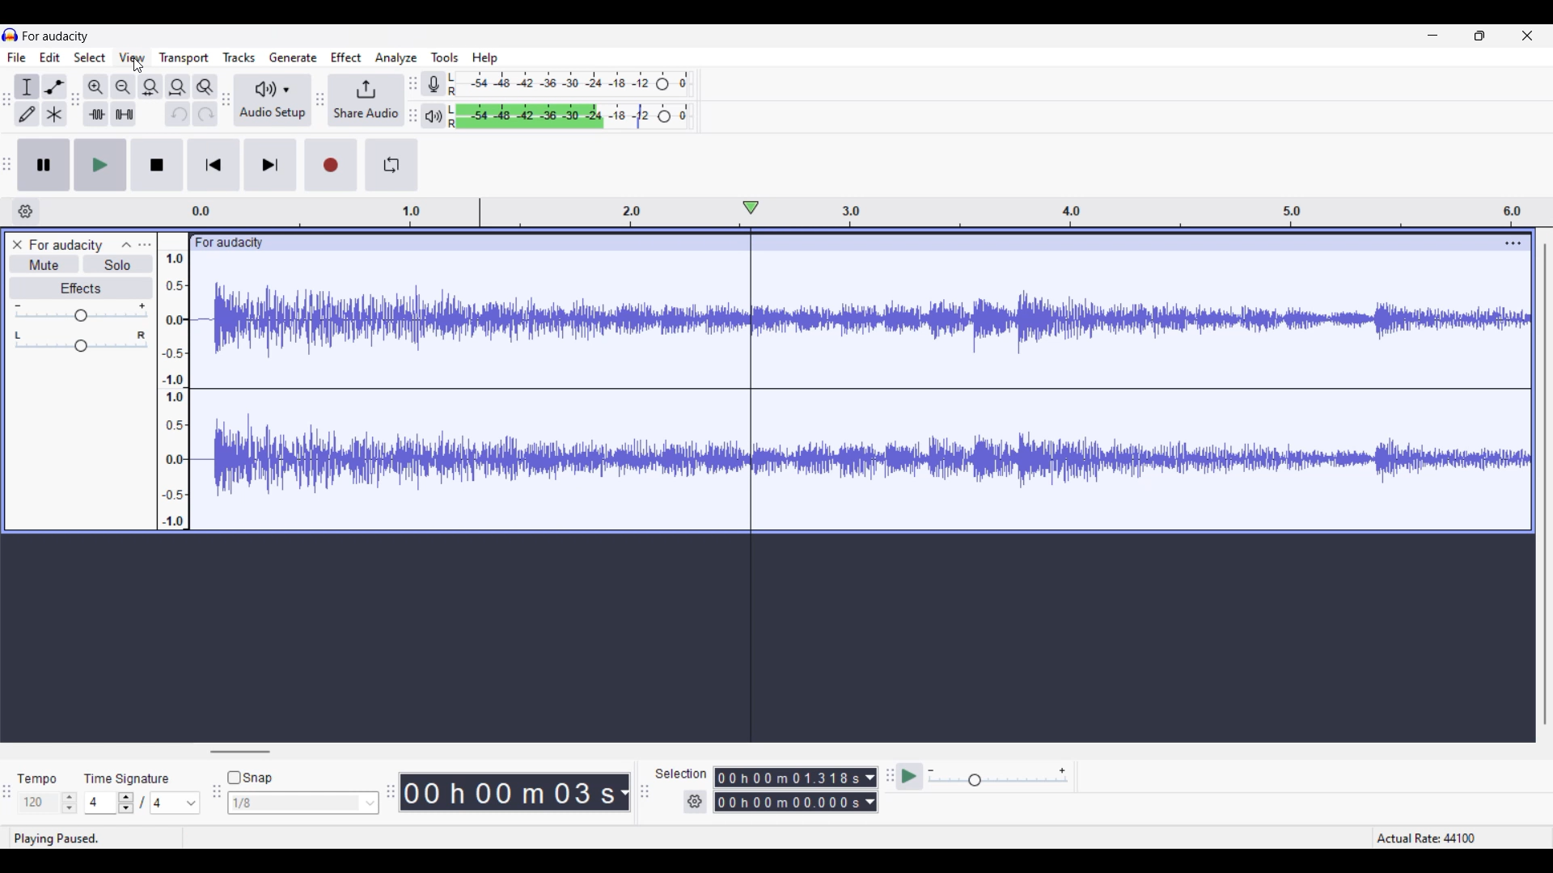  I want to click on Skip/Select to start, so click(214, 165).